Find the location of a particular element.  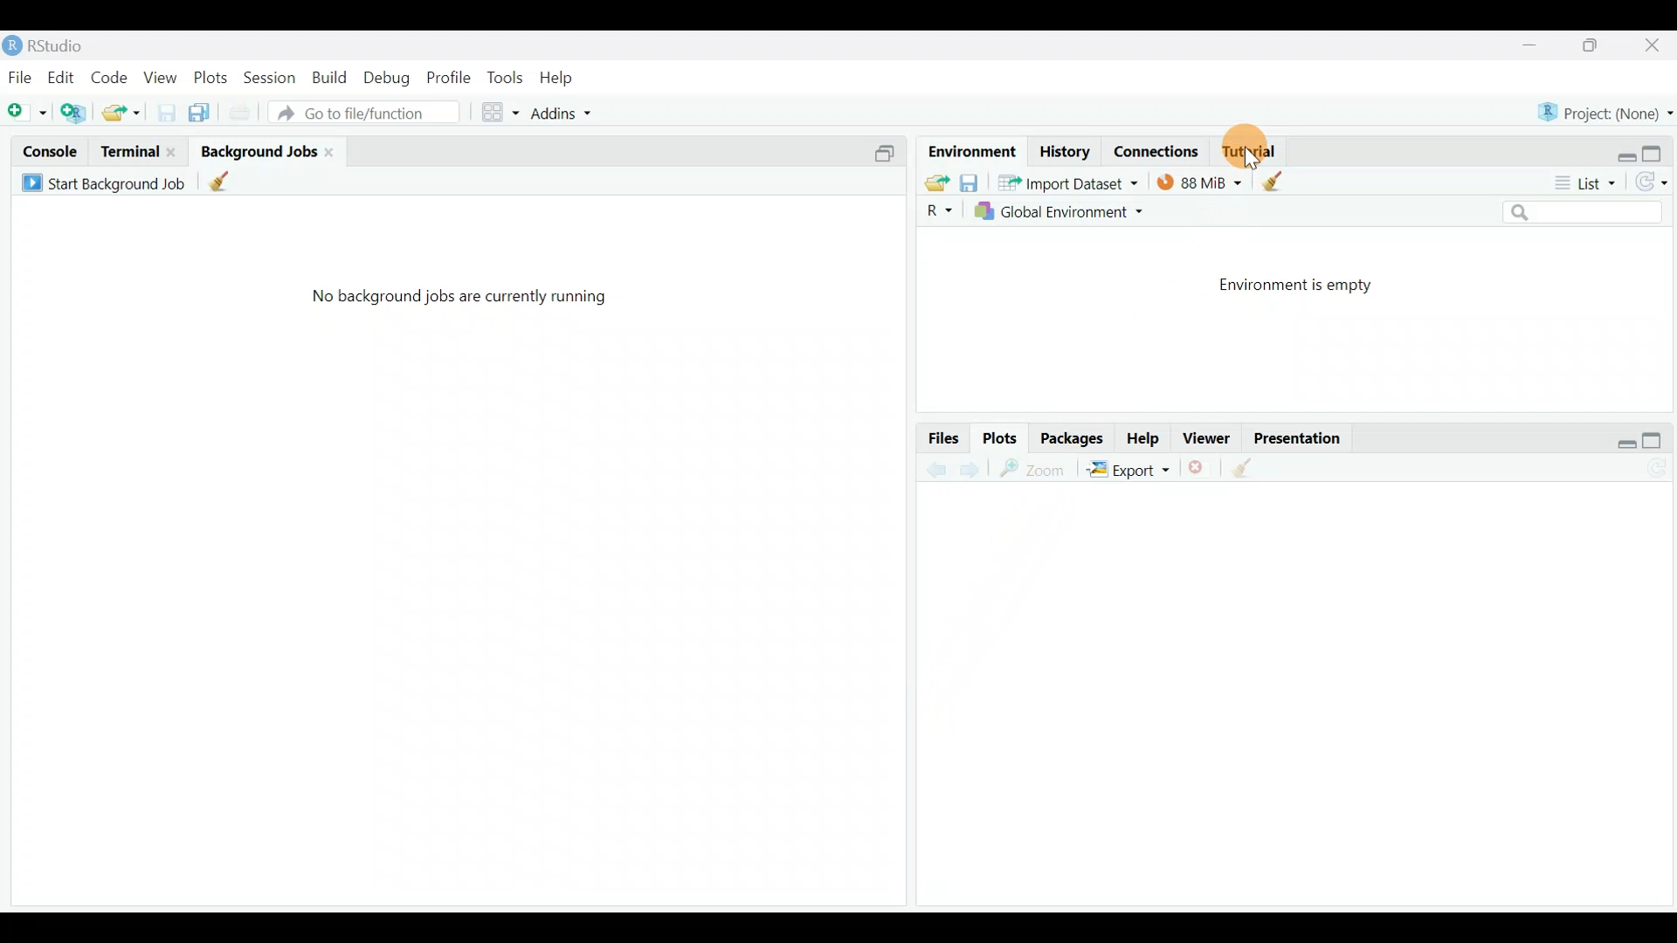

Session is located at coordinates (271, 81).